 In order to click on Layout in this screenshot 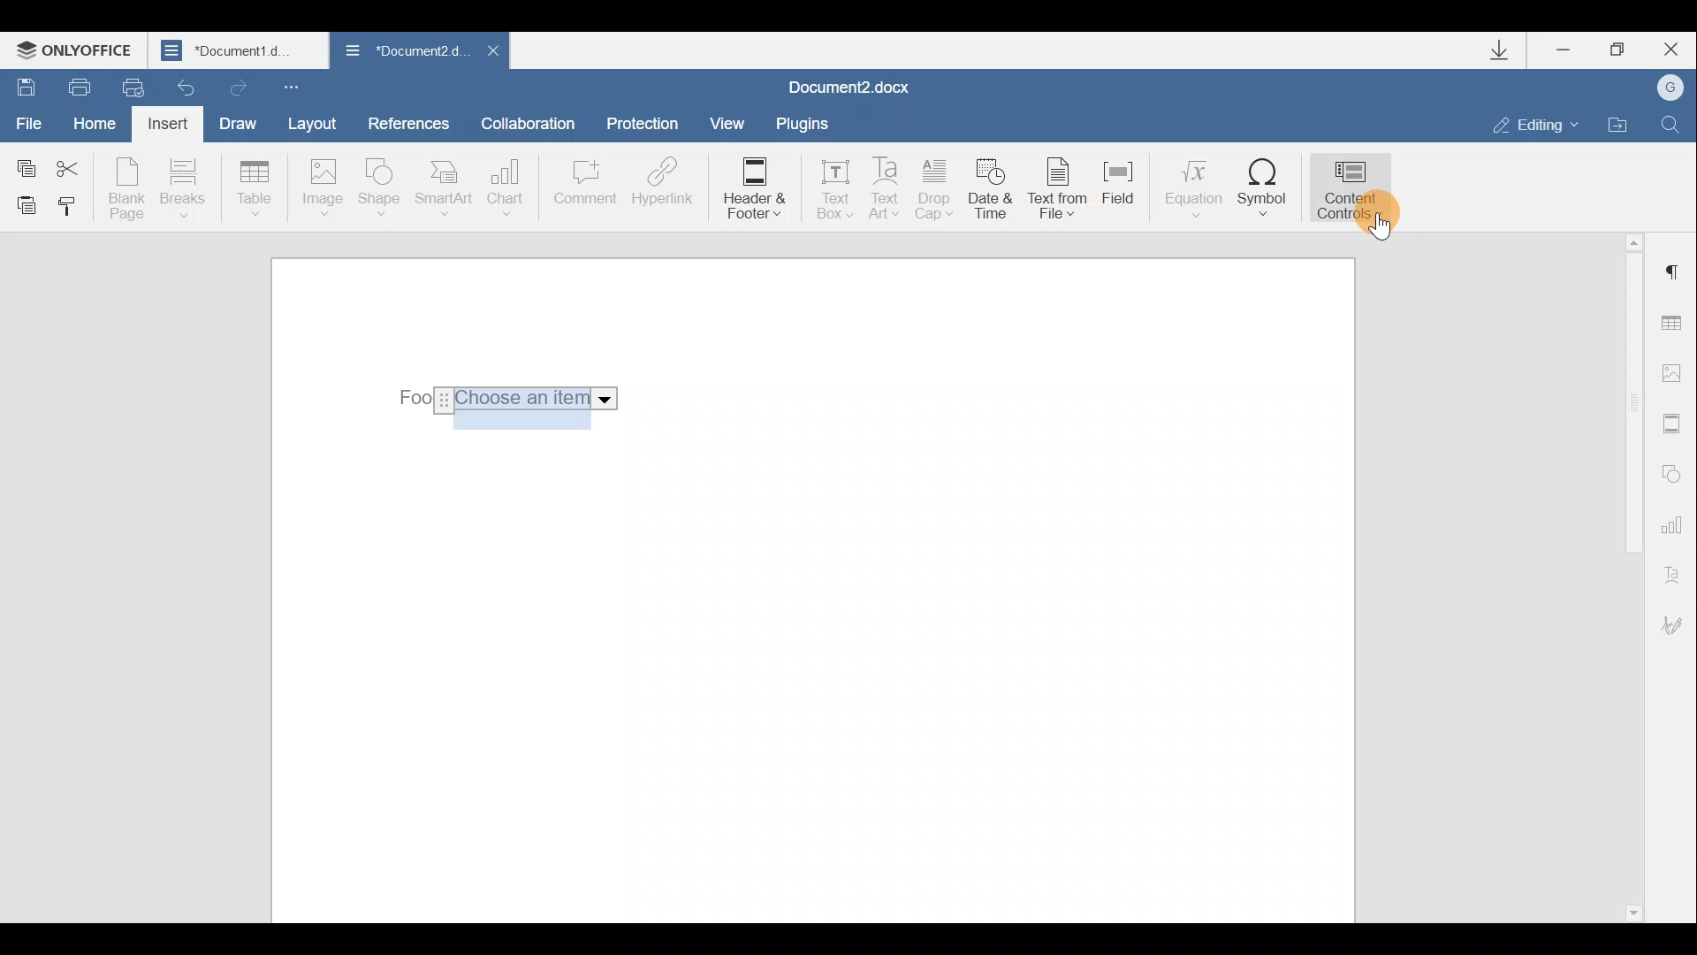, I will do `click(311, 123)`.